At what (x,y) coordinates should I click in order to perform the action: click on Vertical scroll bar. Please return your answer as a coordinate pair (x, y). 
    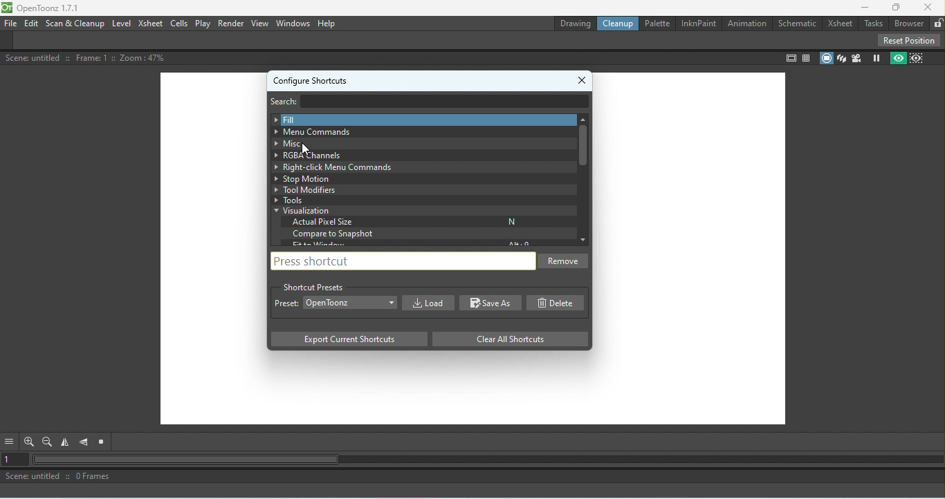
    Looking at the image, I should click on (582, 179).